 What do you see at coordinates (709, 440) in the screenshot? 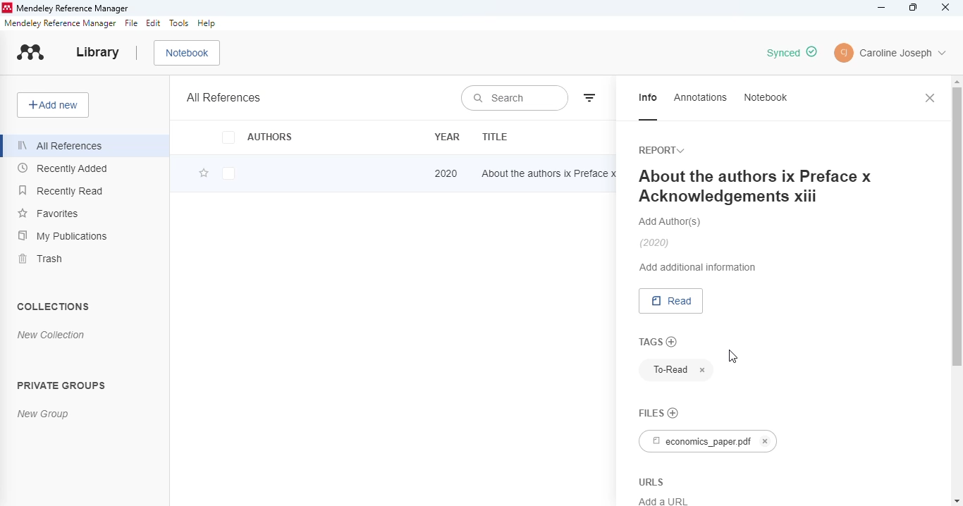
I see `economics_paper.pdf` at bounding box center [709, 440].